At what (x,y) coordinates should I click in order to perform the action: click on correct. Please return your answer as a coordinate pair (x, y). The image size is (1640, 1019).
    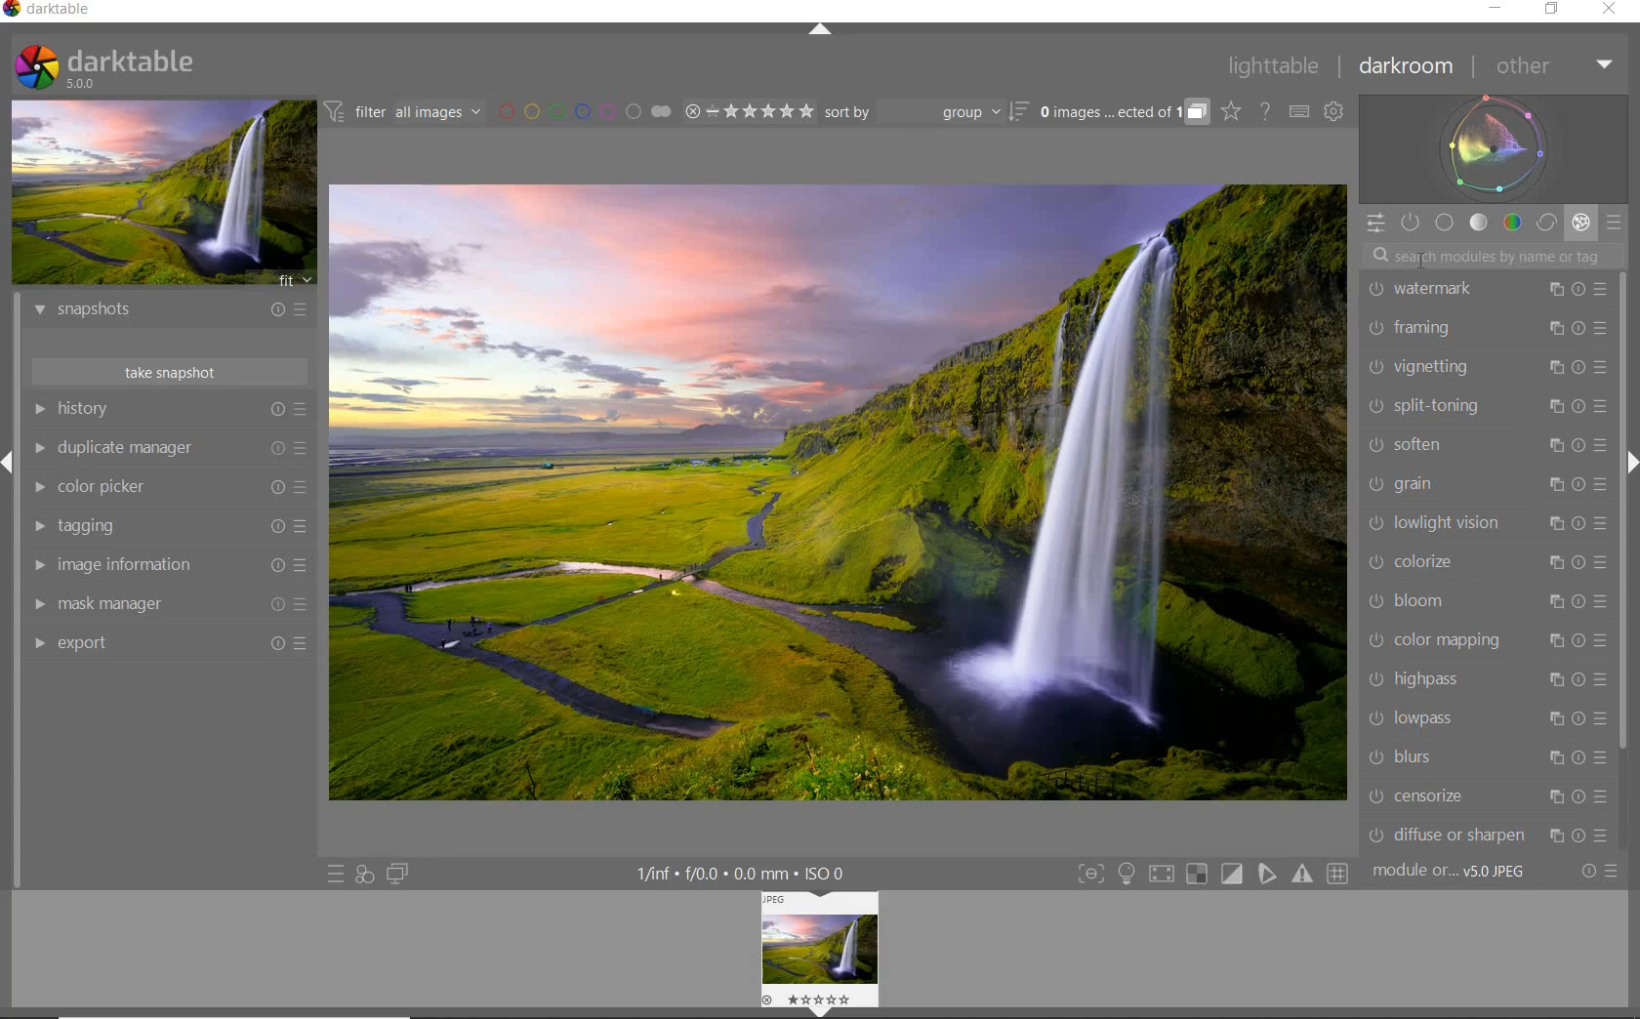
    Looking at the image, I should click on (1545, 222).